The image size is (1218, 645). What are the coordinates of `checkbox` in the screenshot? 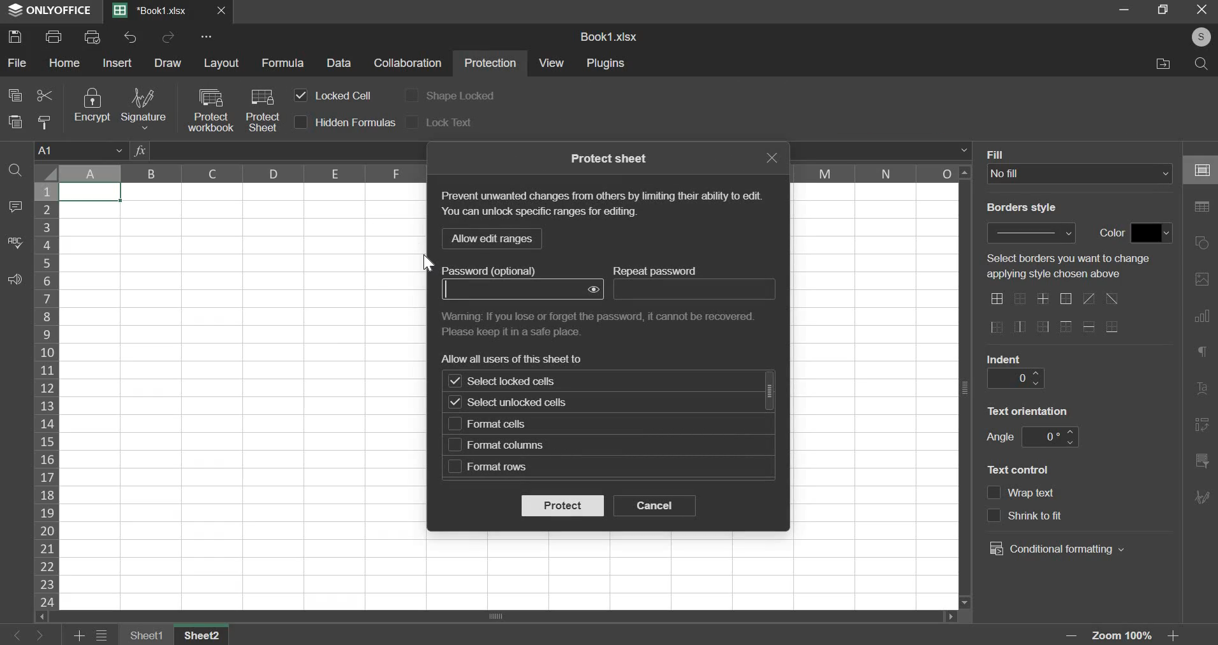 It's located at (411, 94).